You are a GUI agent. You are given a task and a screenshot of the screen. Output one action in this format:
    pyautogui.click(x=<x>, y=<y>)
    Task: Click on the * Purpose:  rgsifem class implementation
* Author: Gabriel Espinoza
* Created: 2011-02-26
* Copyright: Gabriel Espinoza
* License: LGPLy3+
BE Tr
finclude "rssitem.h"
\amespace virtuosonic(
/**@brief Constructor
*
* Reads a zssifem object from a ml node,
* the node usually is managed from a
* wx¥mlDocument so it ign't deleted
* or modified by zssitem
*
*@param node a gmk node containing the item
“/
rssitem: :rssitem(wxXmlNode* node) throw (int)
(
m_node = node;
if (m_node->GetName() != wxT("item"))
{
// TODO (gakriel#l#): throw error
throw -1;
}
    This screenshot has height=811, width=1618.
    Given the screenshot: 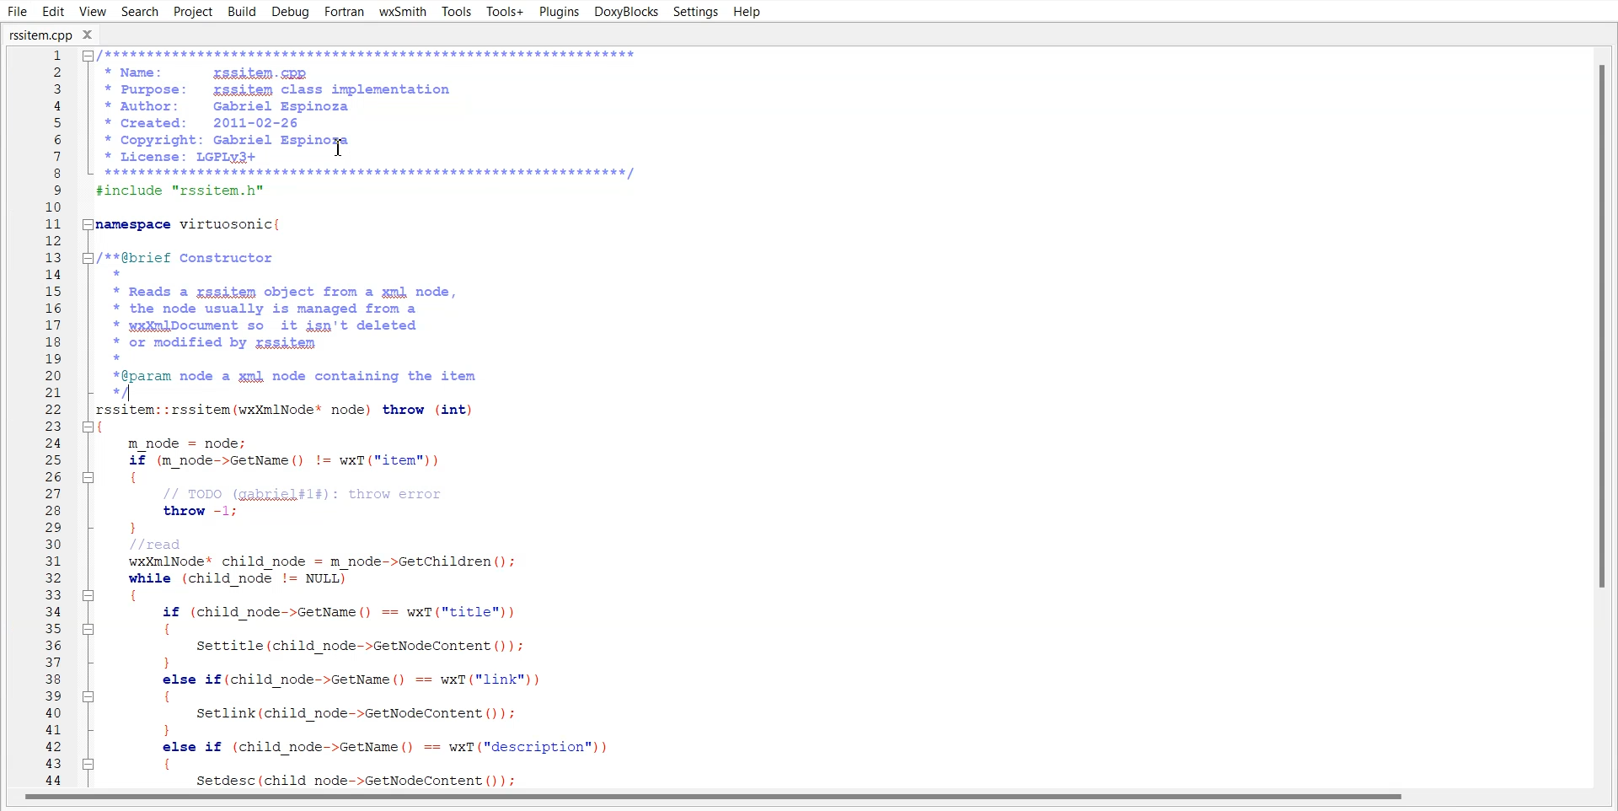 What is the action you would take?
    pyautogui.click(x=367, y=416)
    